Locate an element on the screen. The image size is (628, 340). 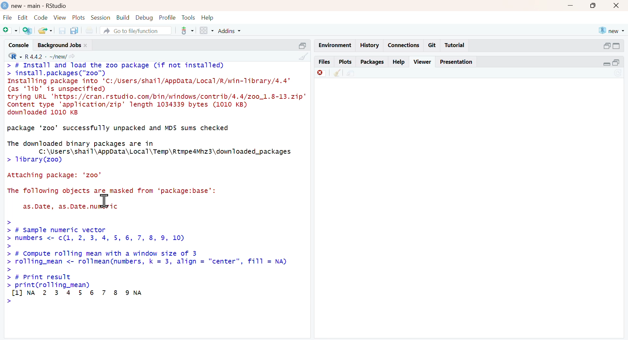
packages is located at coordinates (373, 62).